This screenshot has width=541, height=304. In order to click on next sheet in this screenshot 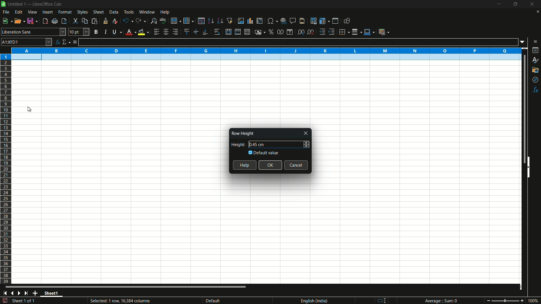, I will do `click(20, 293)`.